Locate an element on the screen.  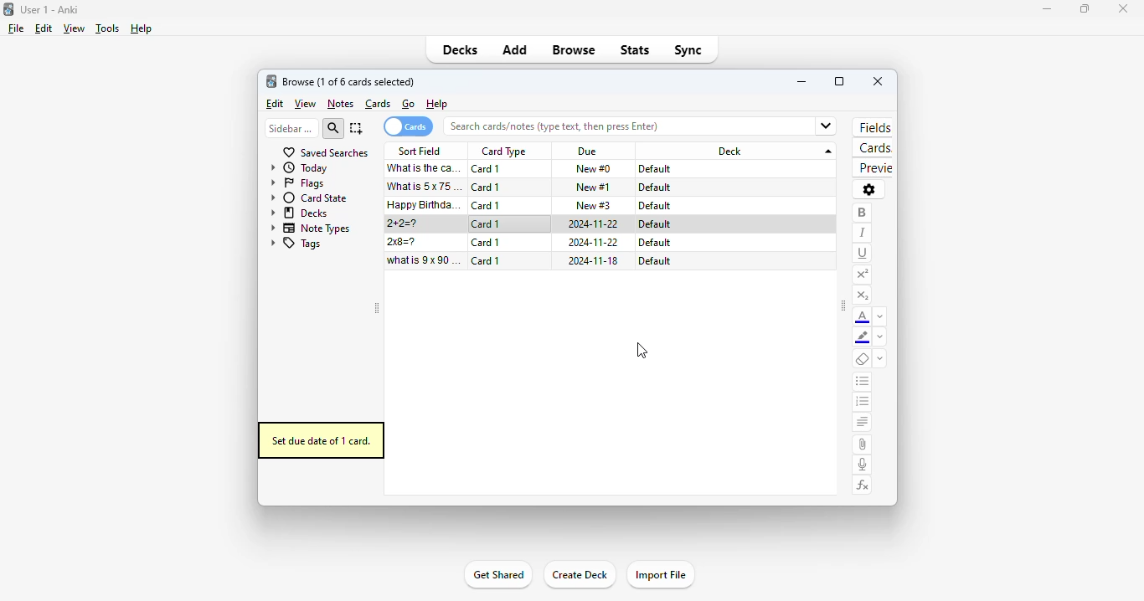
change color is located at coordinates (880, 338).